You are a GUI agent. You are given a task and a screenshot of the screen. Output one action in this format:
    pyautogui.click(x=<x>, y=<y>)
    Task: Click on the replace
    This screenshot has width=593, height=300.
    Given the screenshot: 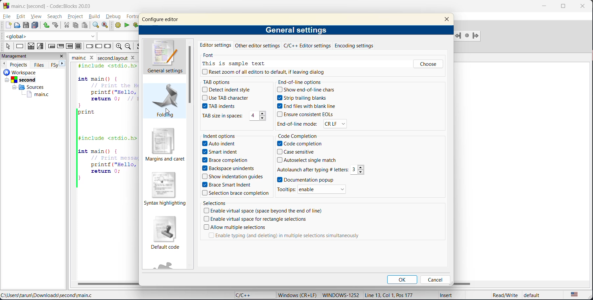 What is the action you would take?
    pyautogui.click(x=107, y=26)
    